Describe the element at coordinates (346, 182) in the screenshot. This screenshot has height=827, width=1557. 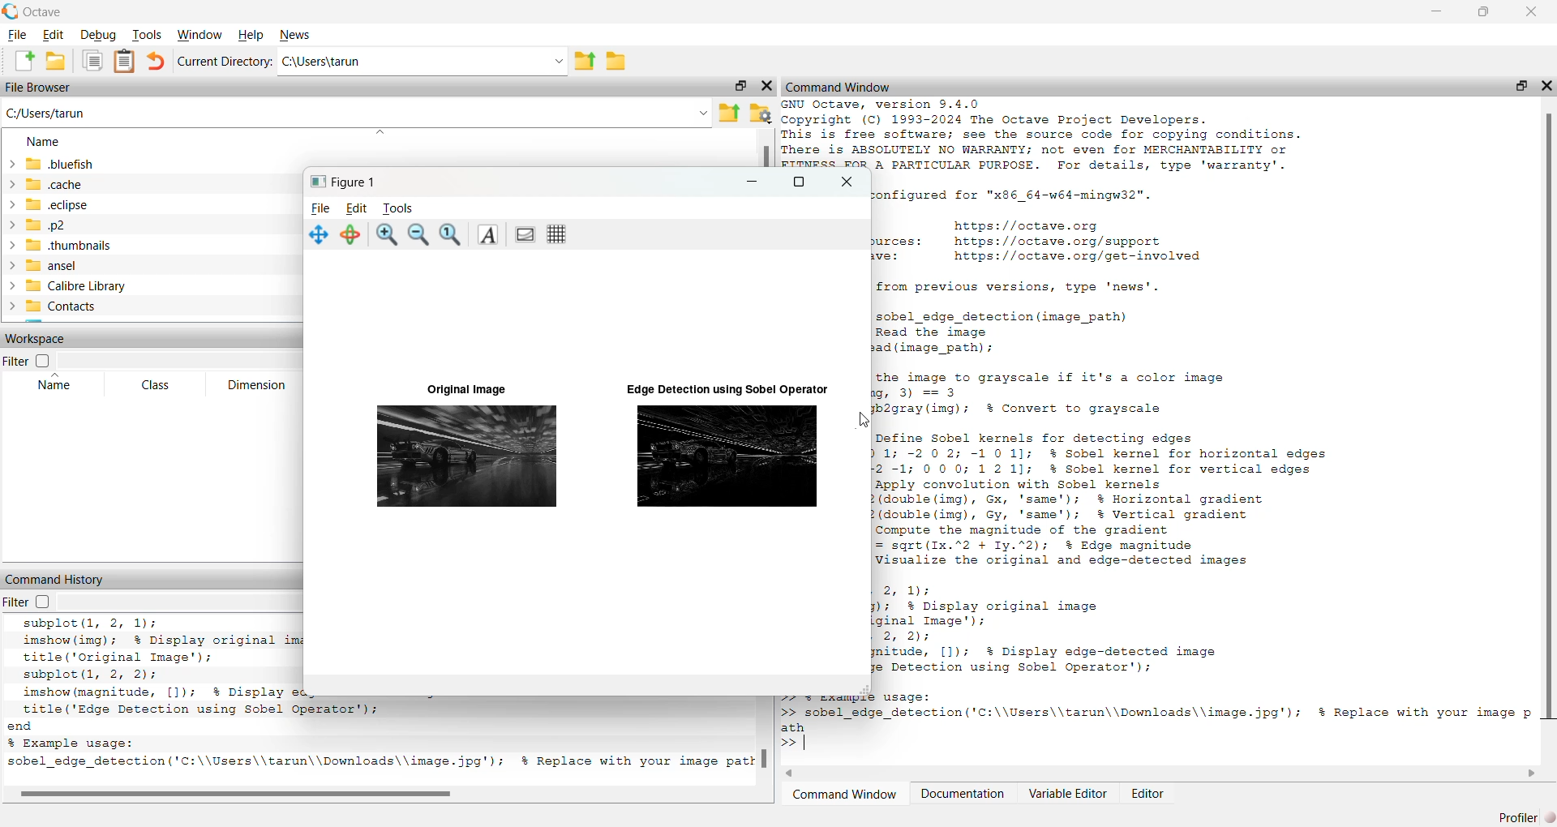
I see `figure 1` at that location.